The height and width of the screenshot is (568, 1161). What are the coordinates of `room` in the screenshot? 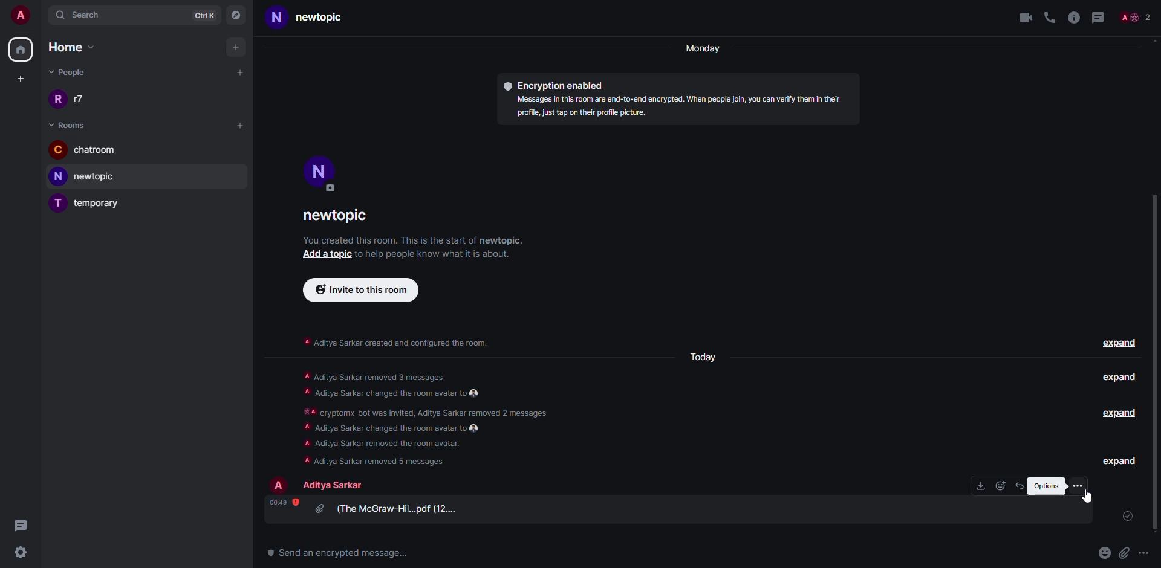 It's located at (336, 215).